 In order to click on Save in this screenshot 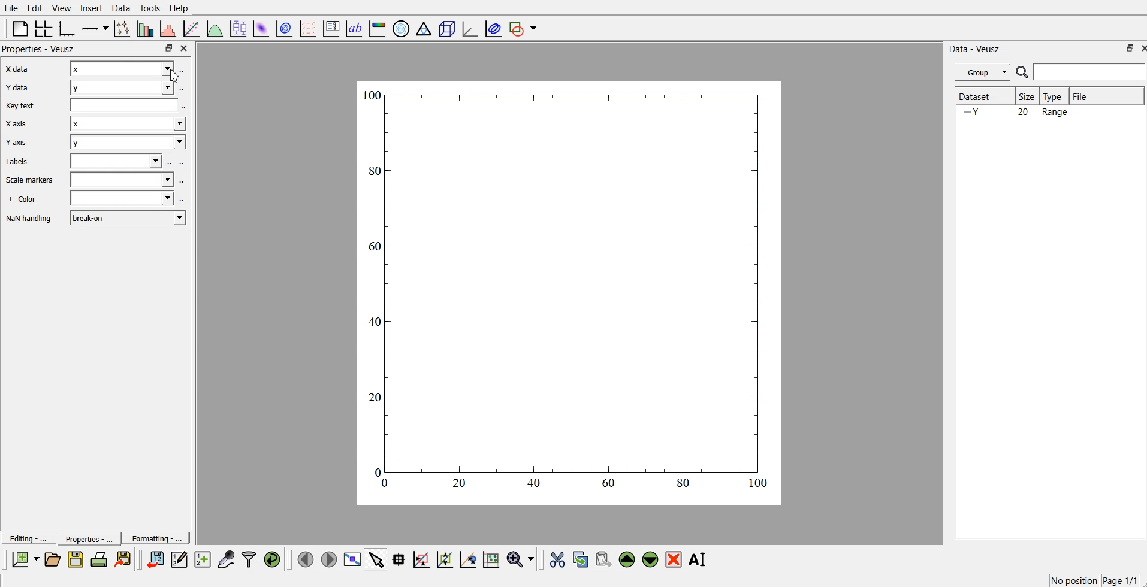, I will do `click(76, 559)`.